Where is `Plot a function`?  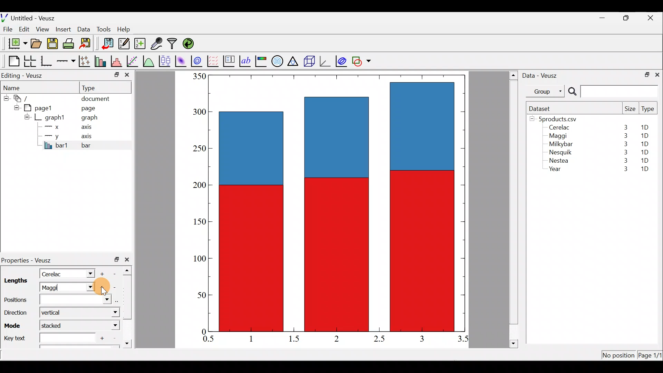
Plot a function is located at coordinates (149, 61).